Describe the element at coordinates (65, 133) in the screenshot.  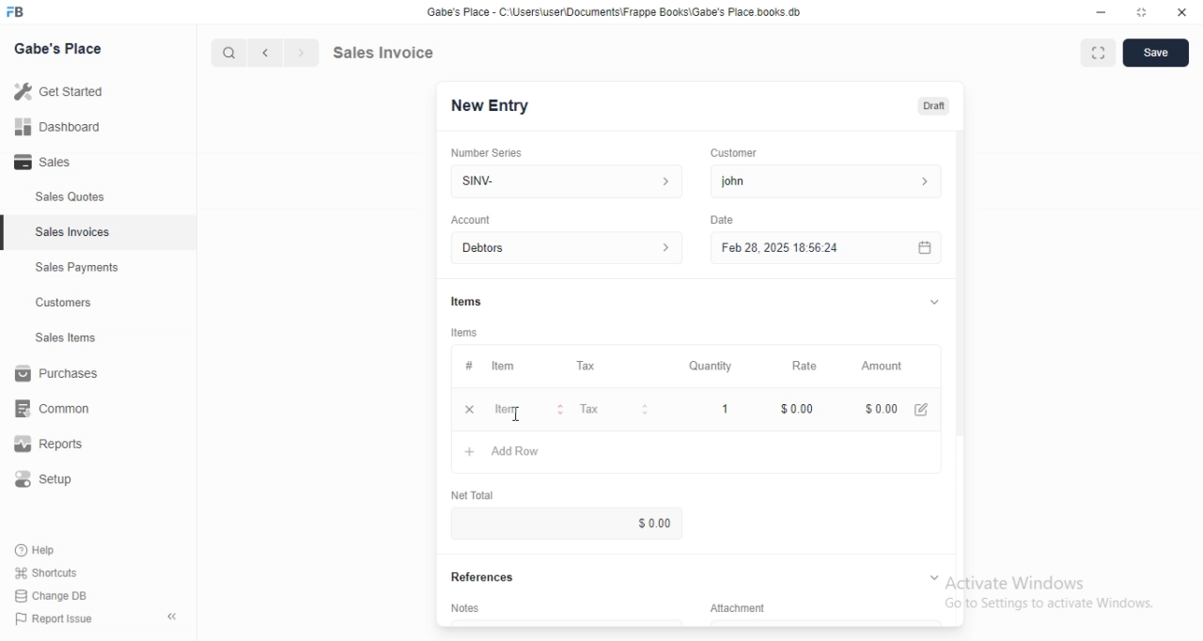
I see `all Dashboard` at that location.